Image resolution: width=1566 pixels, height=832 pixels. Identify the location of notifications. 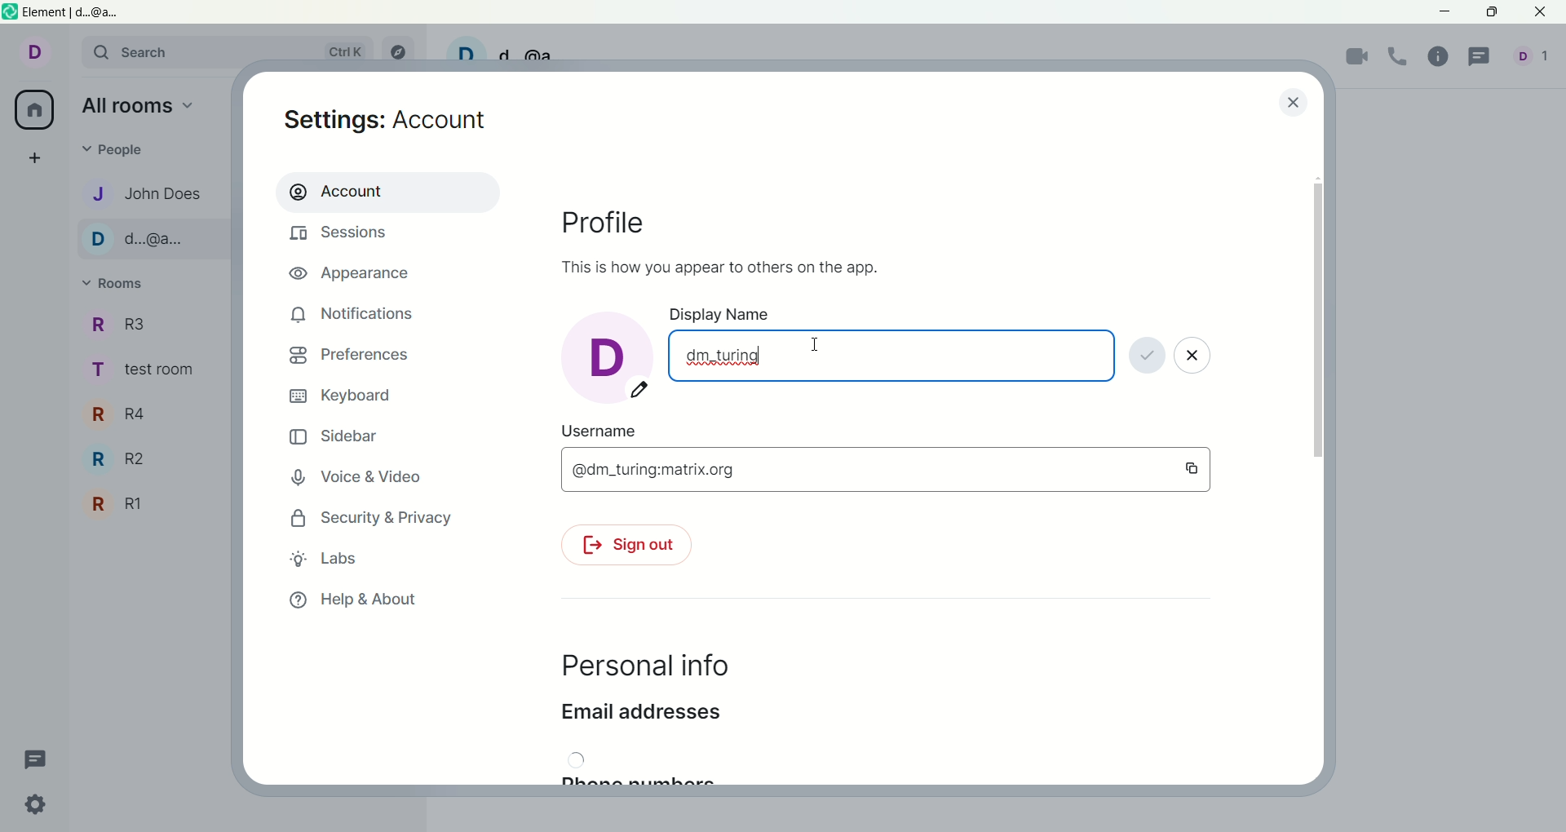
(353, 314).